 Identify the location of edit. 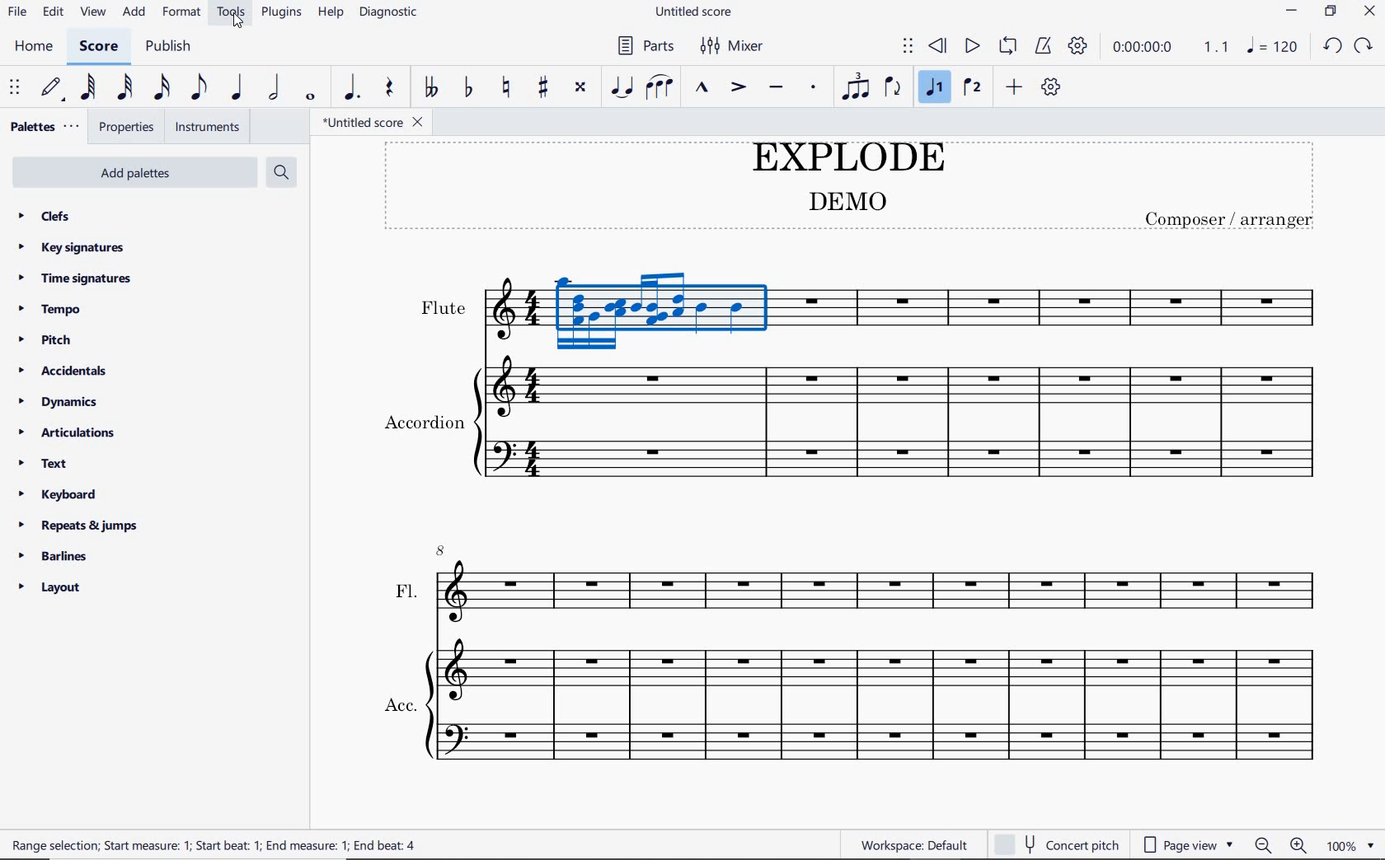
(53, 12).